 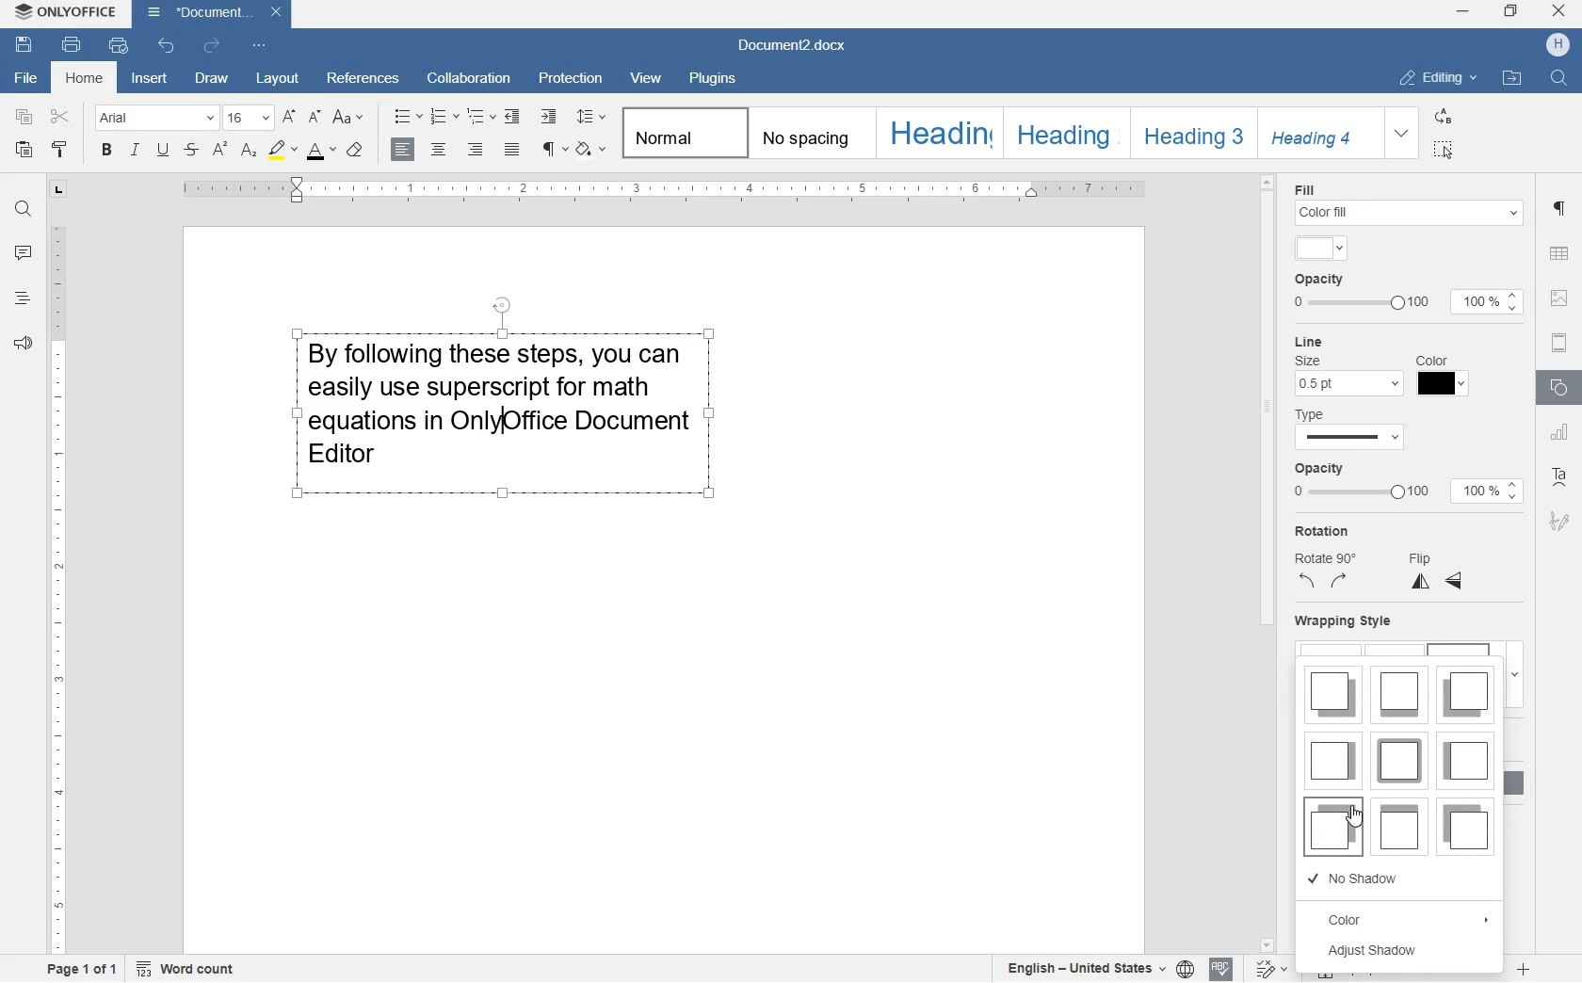 I want to click on ADJUST SHADOW, so click(x=1395, y=949).